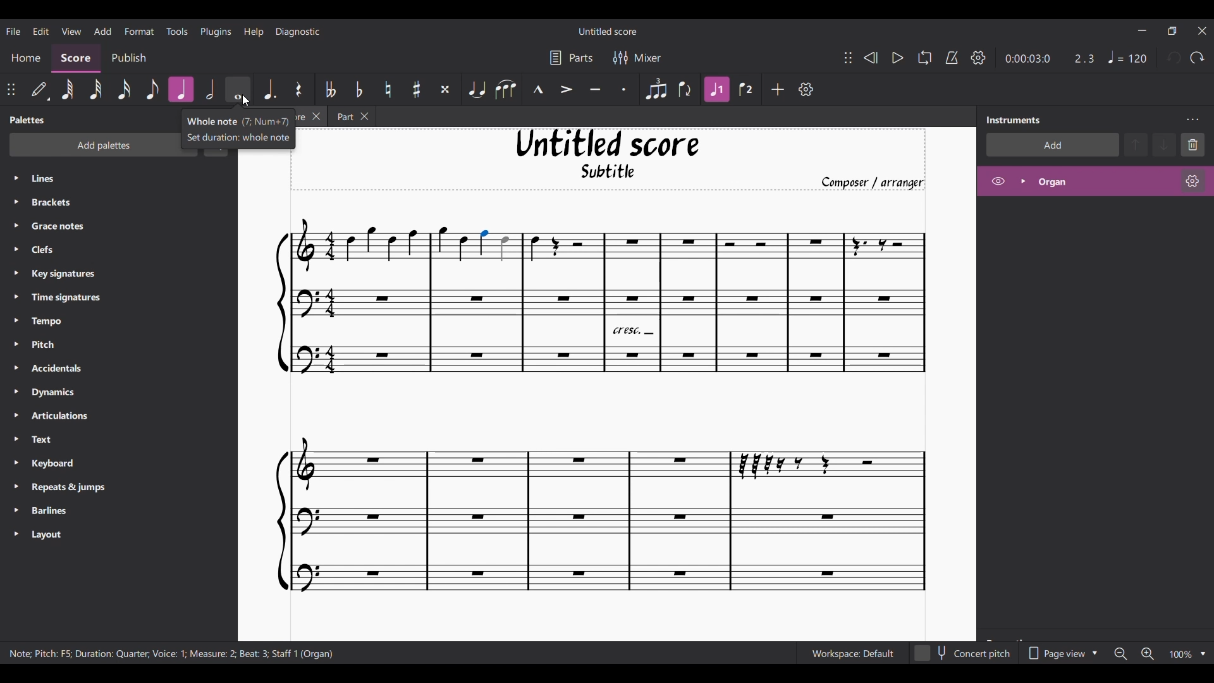 The width and height of the screenshot is (1214, 683). I want to click on Click to expand respective palette, so click(15, 356).